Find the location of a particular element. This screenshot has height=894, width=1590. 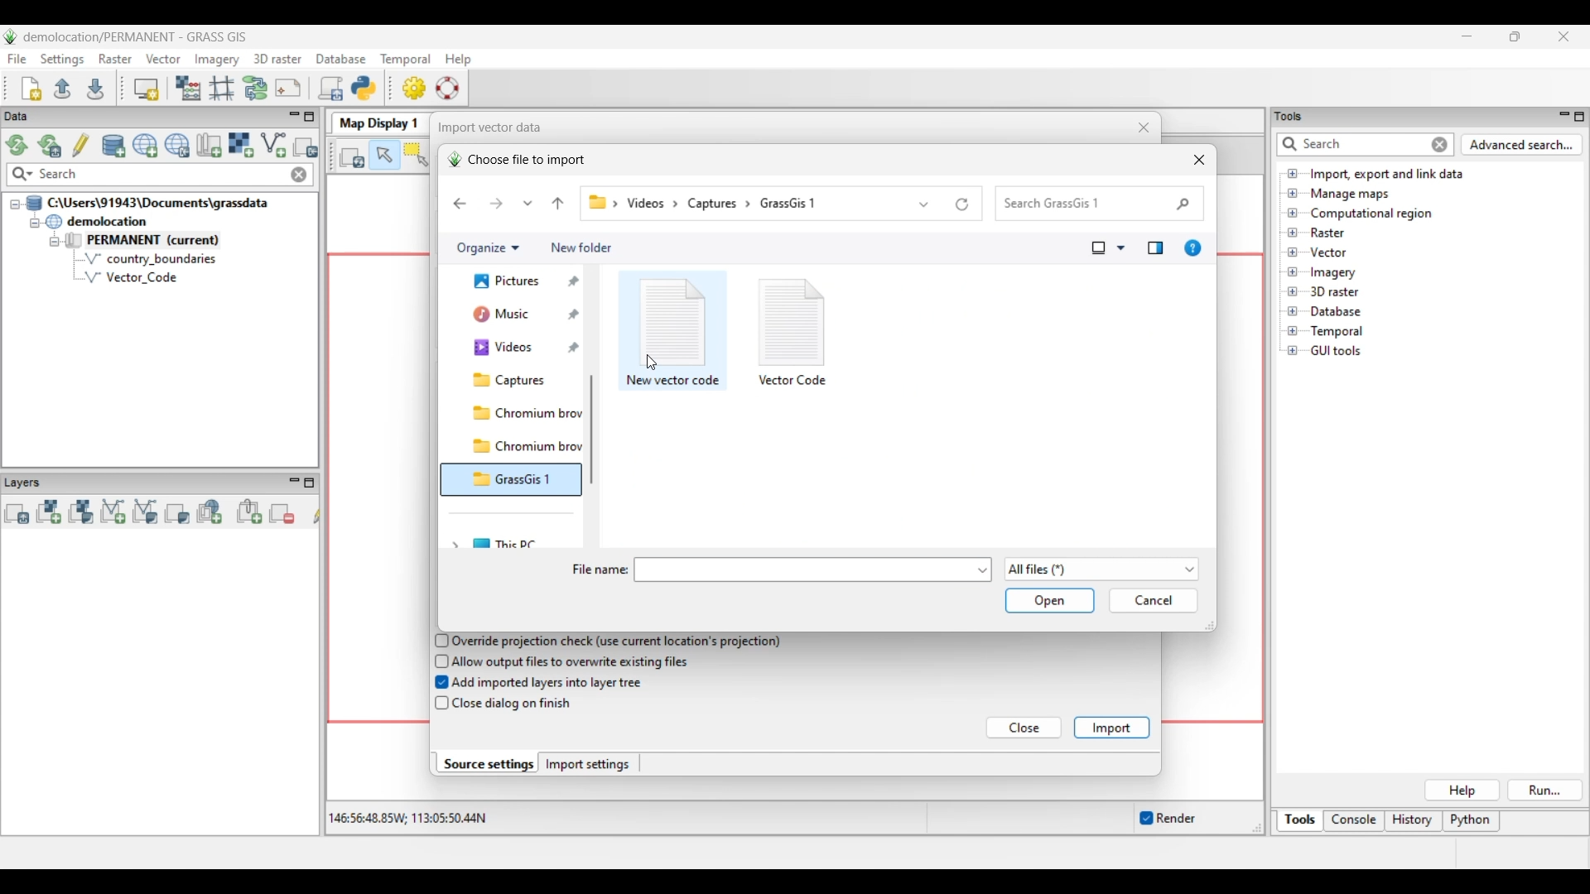

This PC folder is located at coordinates (526, 541).